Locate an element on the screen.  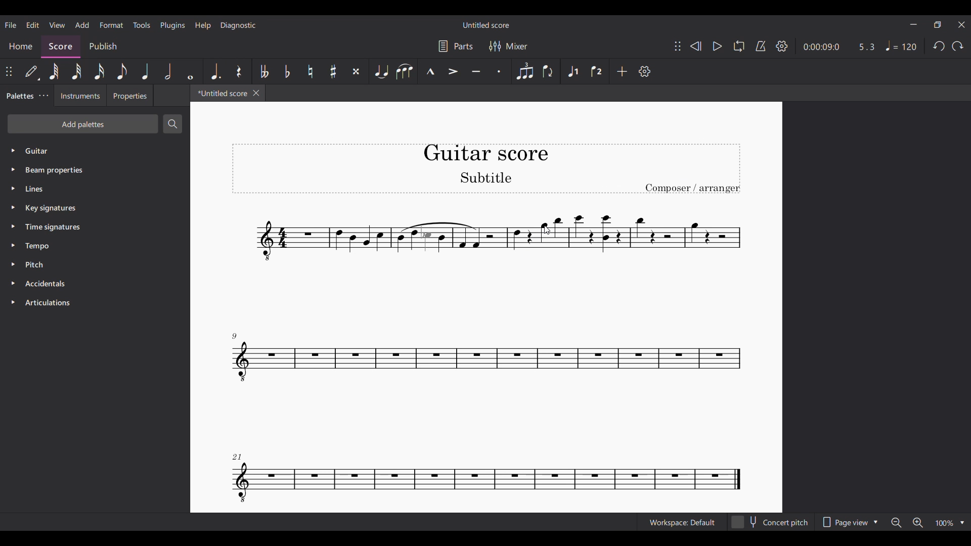
Lines palette is located at coordinates (36, 188).